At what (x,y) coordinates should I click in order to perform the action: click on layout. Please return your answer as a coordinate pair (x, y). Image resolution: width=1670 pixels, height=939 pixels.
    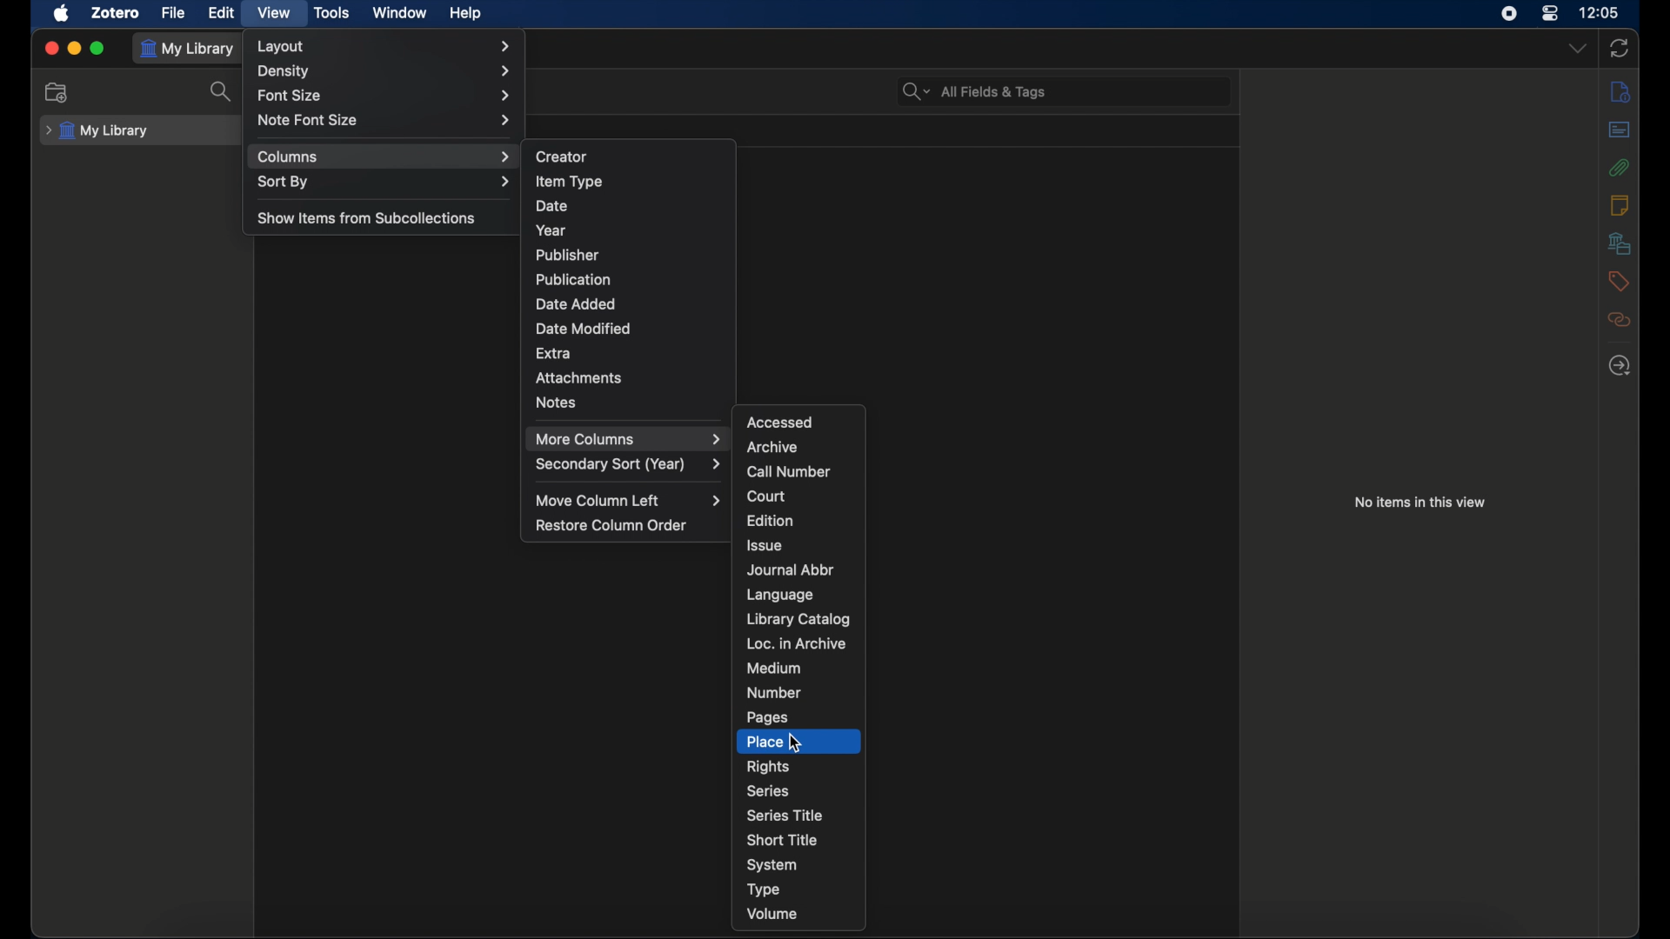
    Looking at the image, I should click on (383, 46).